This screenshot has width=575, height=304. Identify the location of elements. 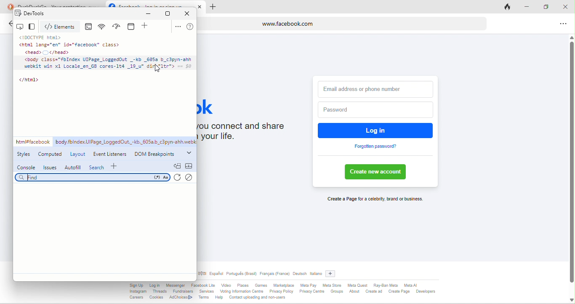
(61, 27).